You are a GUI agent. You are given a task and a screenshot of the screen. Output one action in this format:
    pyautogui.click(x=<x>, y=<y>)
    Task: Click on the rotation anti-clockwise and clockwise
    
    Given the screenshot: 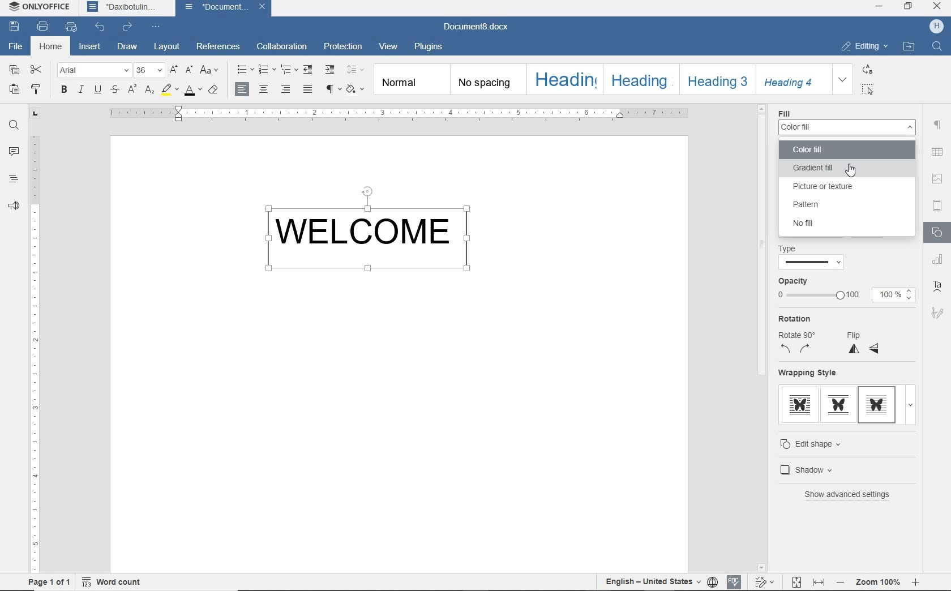 What is the action you would take?
    pyautogui.click(x=796, y=349)
    